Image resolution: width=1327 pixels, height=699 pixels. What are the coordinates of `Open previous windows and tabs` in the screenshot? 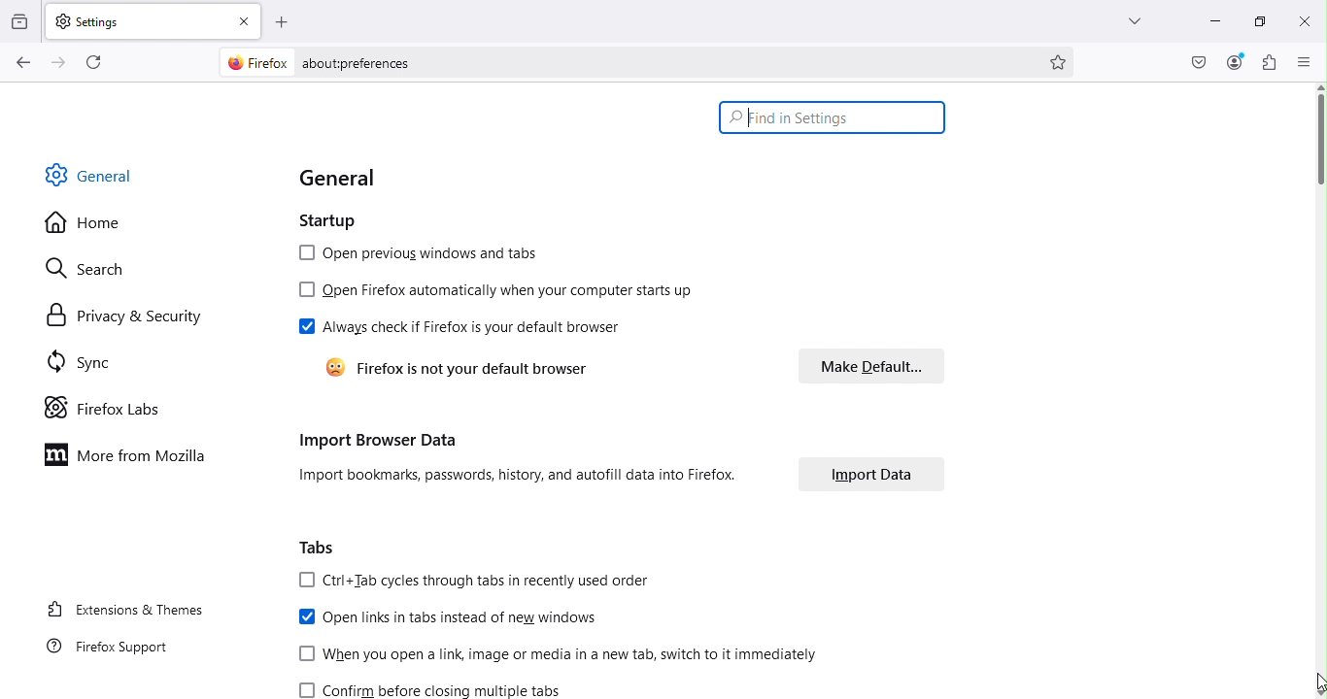 It's located at (420, 255).